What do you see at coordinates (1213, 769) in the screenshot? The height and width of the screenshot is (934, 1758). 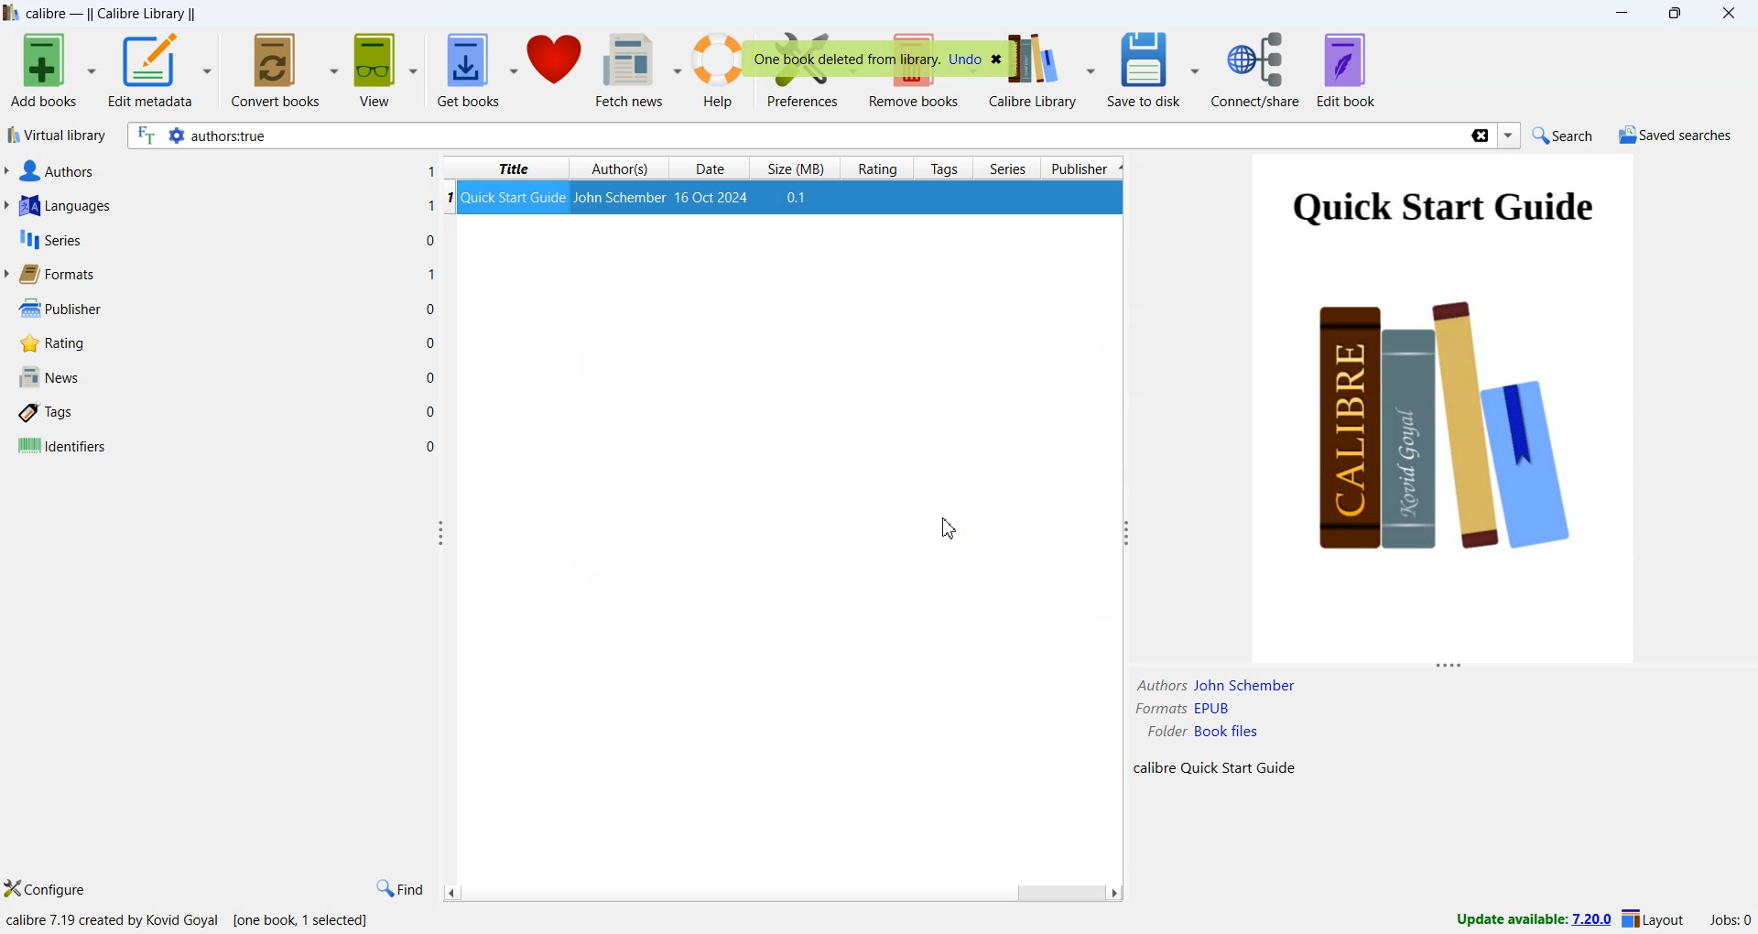 I see `calibre quick start guide` at bounding box center [1213, 769].